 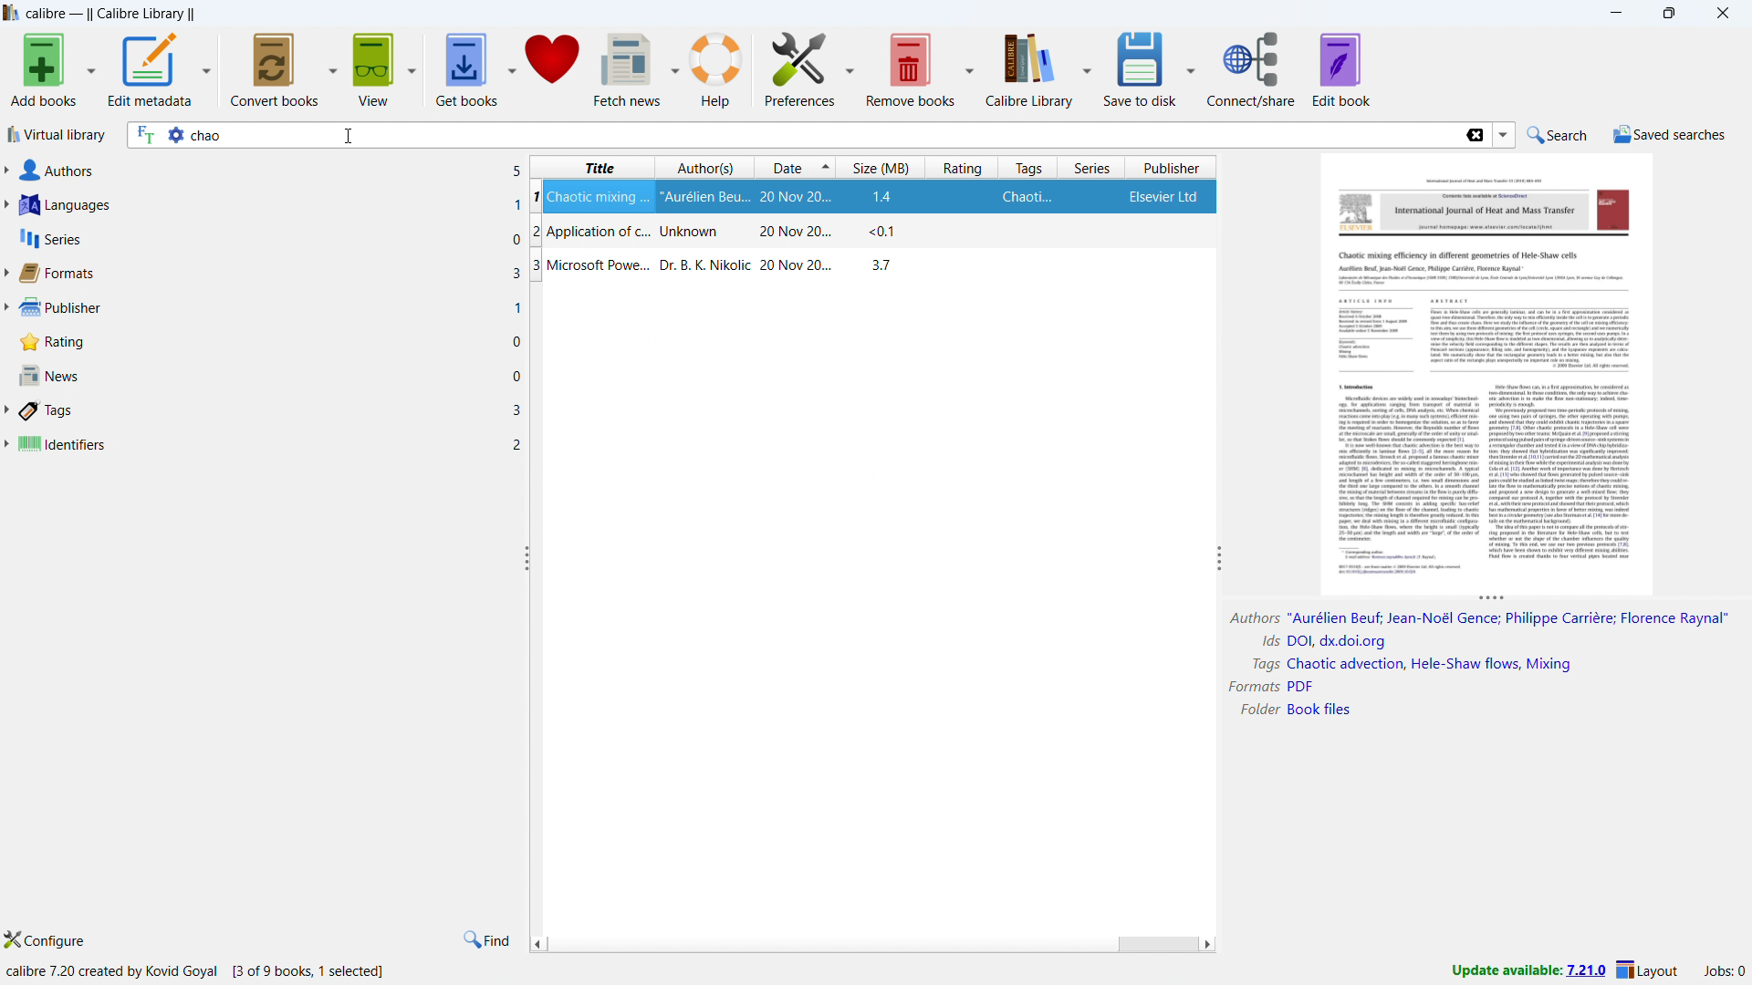 I want to click on close, so click(x=1723, y=12).